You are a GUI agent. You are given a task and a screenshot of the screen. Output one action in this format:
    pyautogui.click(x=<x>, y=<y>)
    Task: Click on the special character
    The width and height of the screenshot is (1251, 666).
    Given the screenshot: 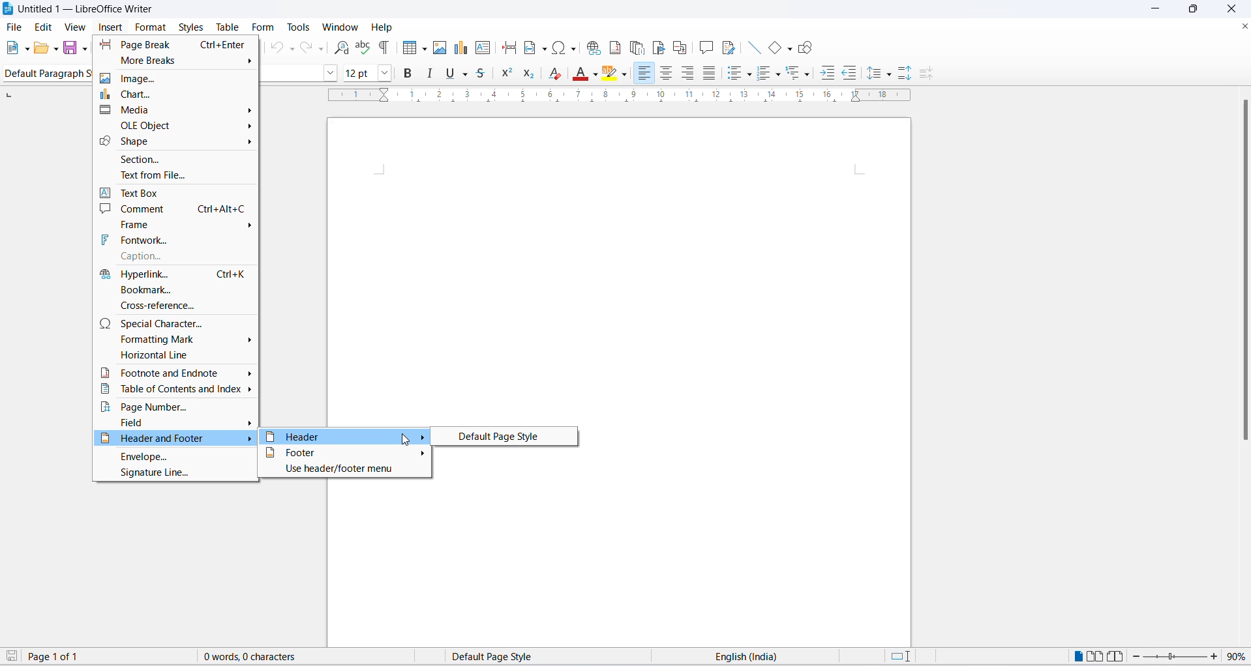 What is the action you would take?
    pyautogui.click(x=175, y=322)
    